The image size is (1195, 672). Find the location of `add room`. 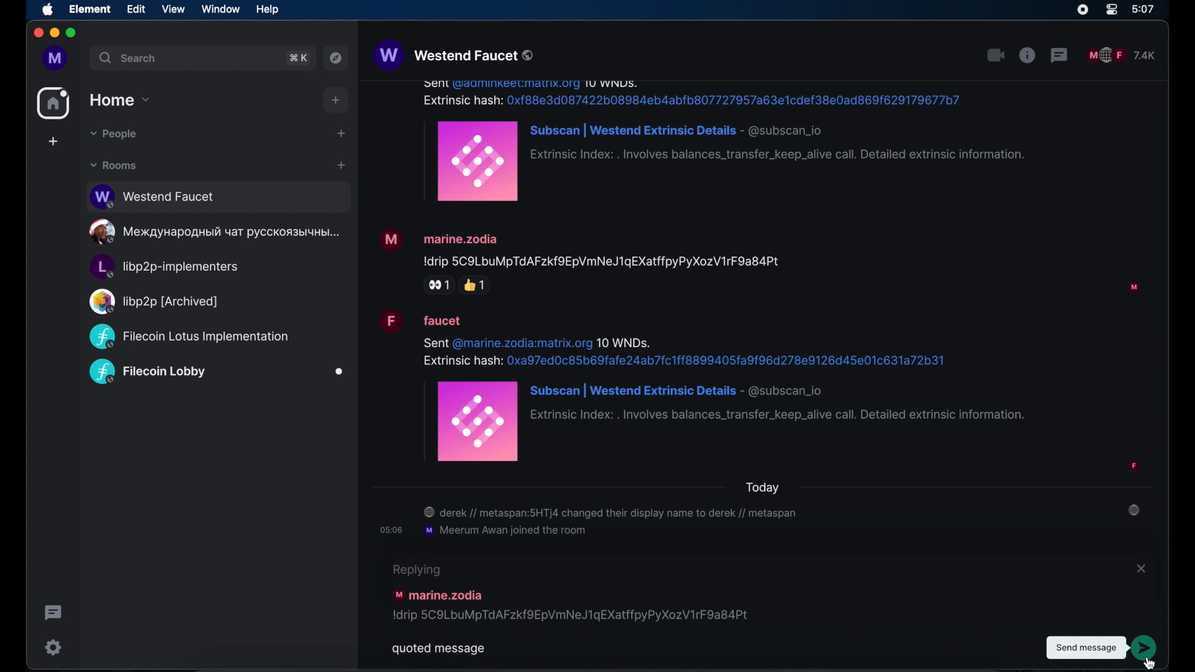

add room is located at coordinates (341, 166).